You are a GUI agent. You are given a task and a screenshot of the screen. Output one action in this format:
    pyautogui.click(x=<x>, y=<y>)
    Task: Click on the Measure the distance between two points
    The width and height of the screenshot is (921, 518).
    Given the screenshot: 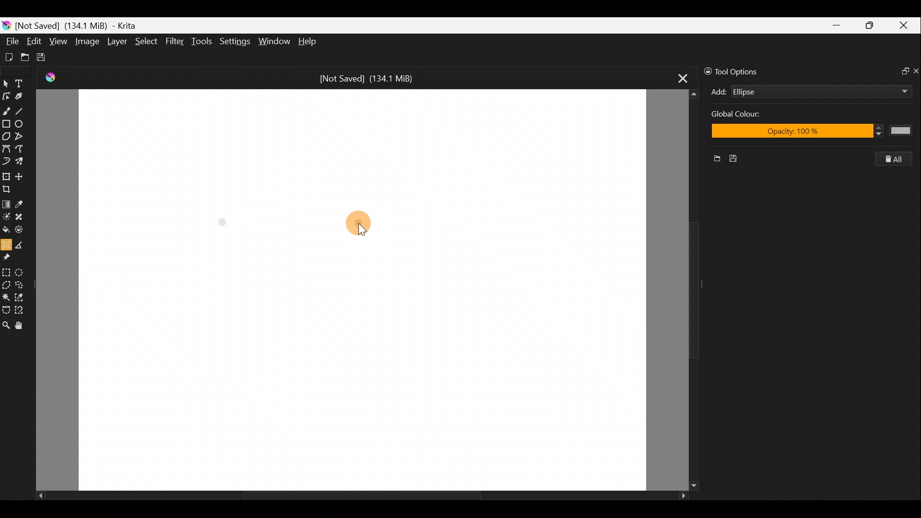 What is the action you would take?
    pyautogui.click(x=23, y=244)
    